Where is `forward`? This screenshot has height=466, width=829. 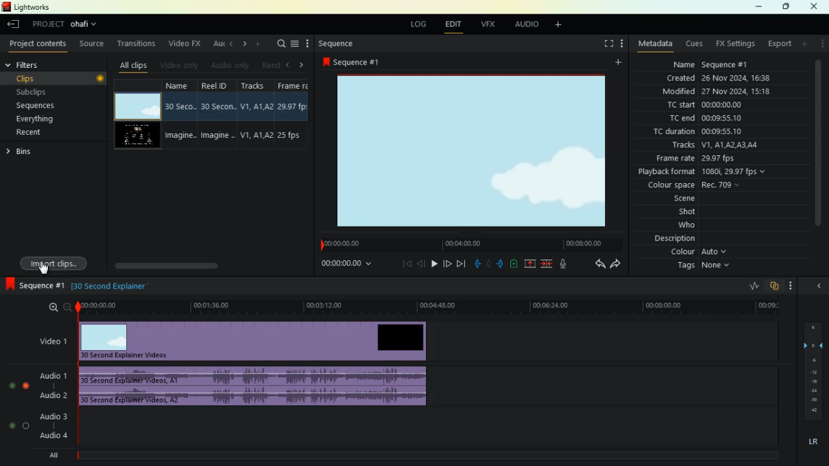
forward is located at coordinates (462, 263).